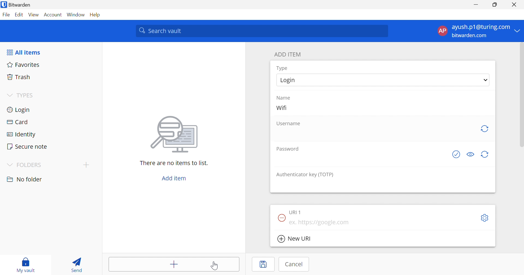 The image size is (524, 275). I want to click on Bitwarden, so click(17, 5).